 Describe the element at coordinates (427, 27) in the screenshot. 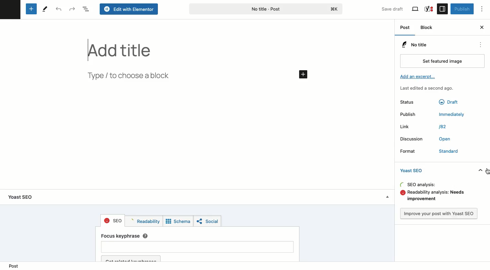

I see `Block` at that location.